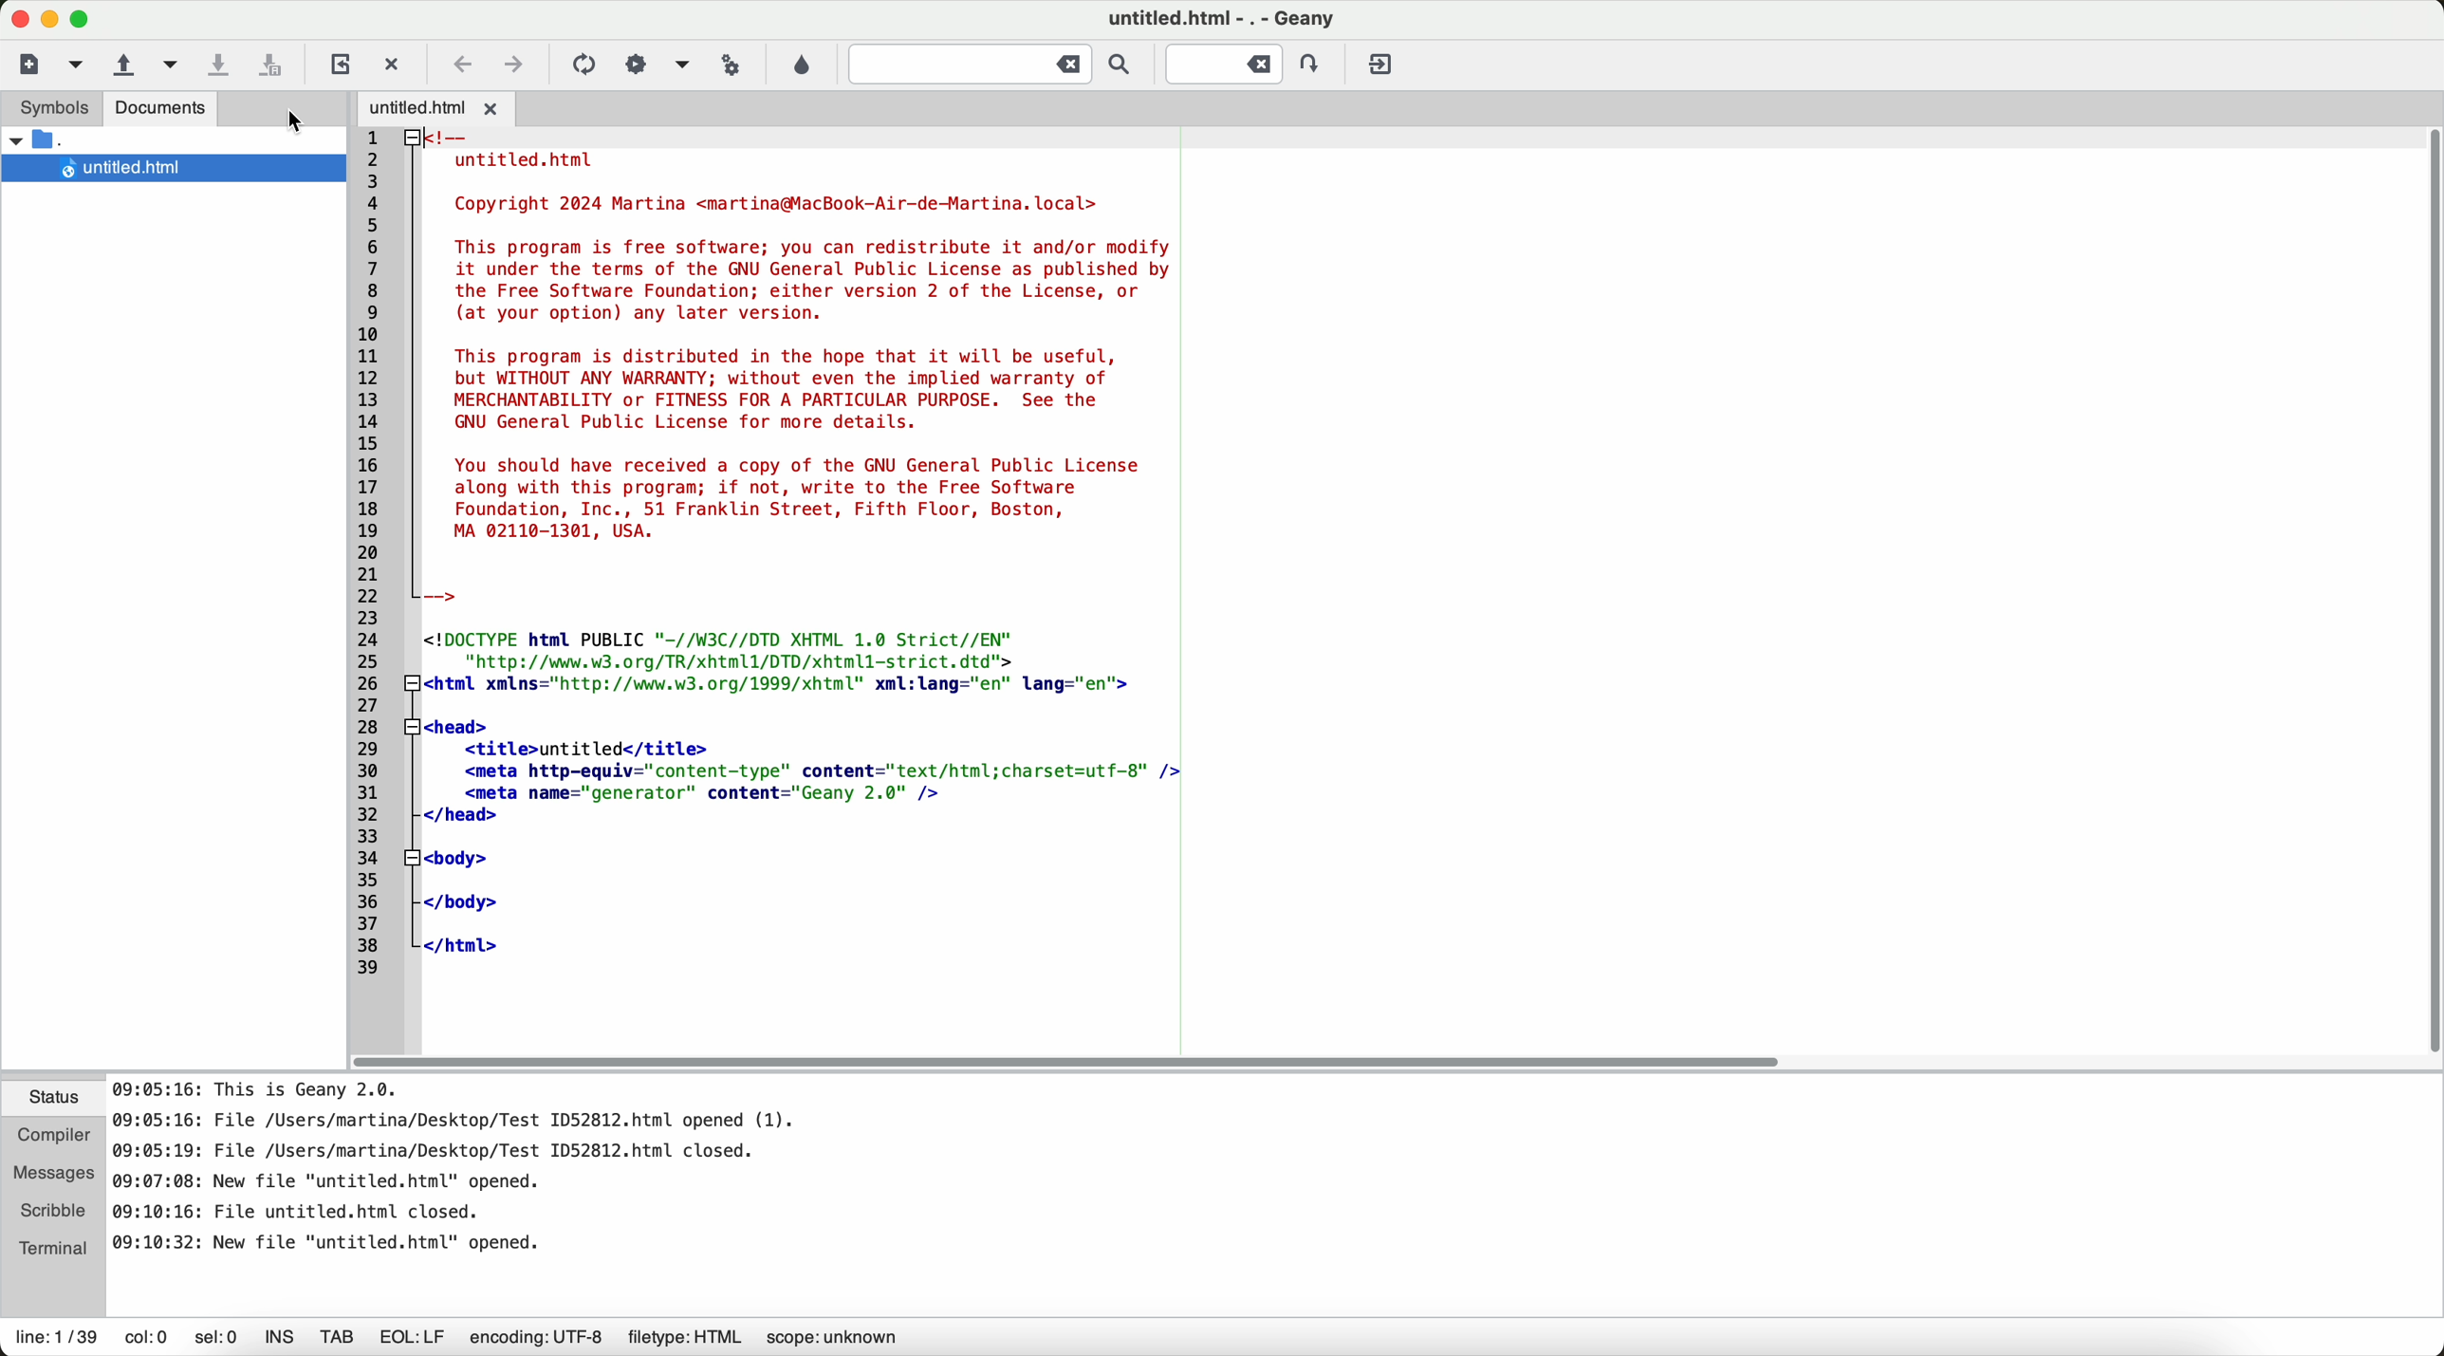 Image resolution: width=2444 pixels, height=1356 pixels. I want to click on color, so click(799, 64).